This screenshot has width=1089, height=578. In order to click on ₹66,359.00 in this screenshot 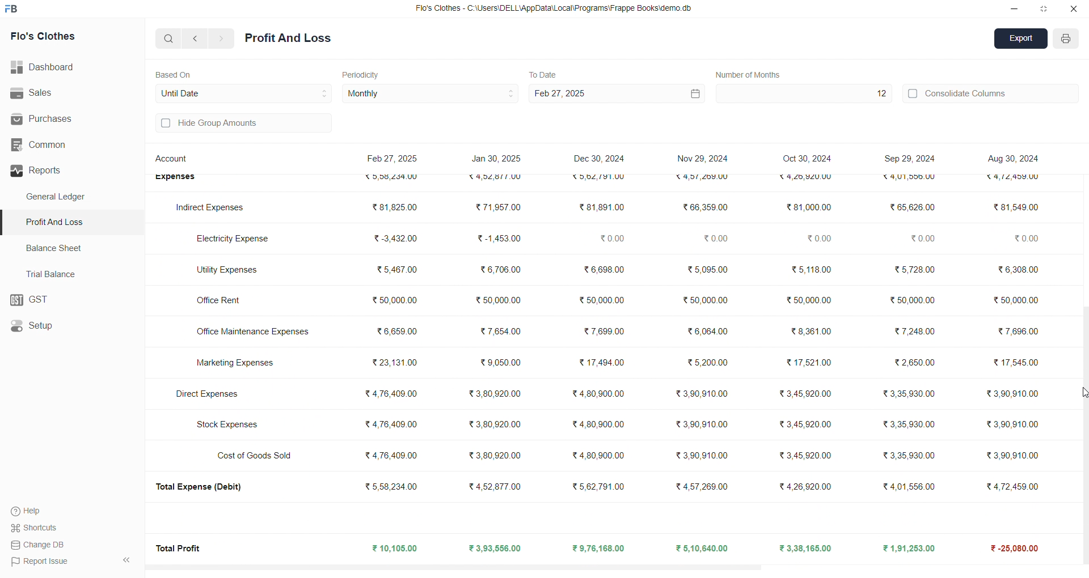, I will do `click(704, 206)`.